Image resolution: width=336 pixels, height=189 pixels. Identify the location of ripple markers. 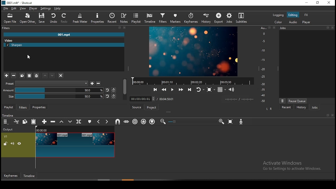
(152, 122).